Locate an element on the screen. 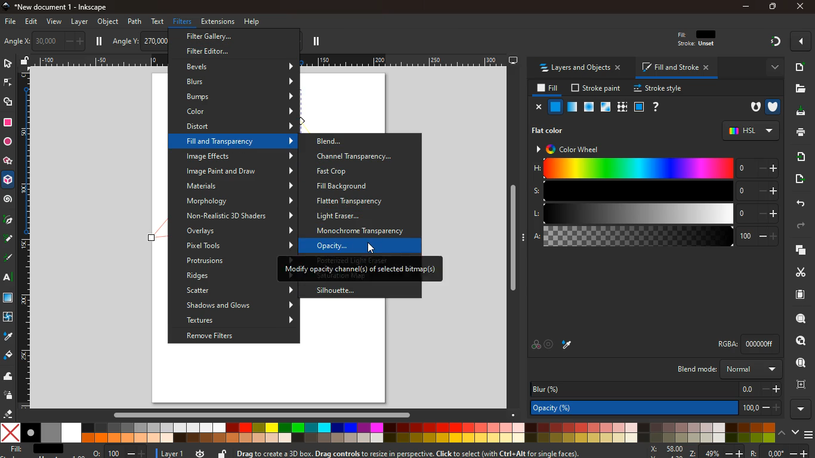 Image resolution: width=815 pixels, height=458 pixels. unlock is located at coordinates (25, 61).